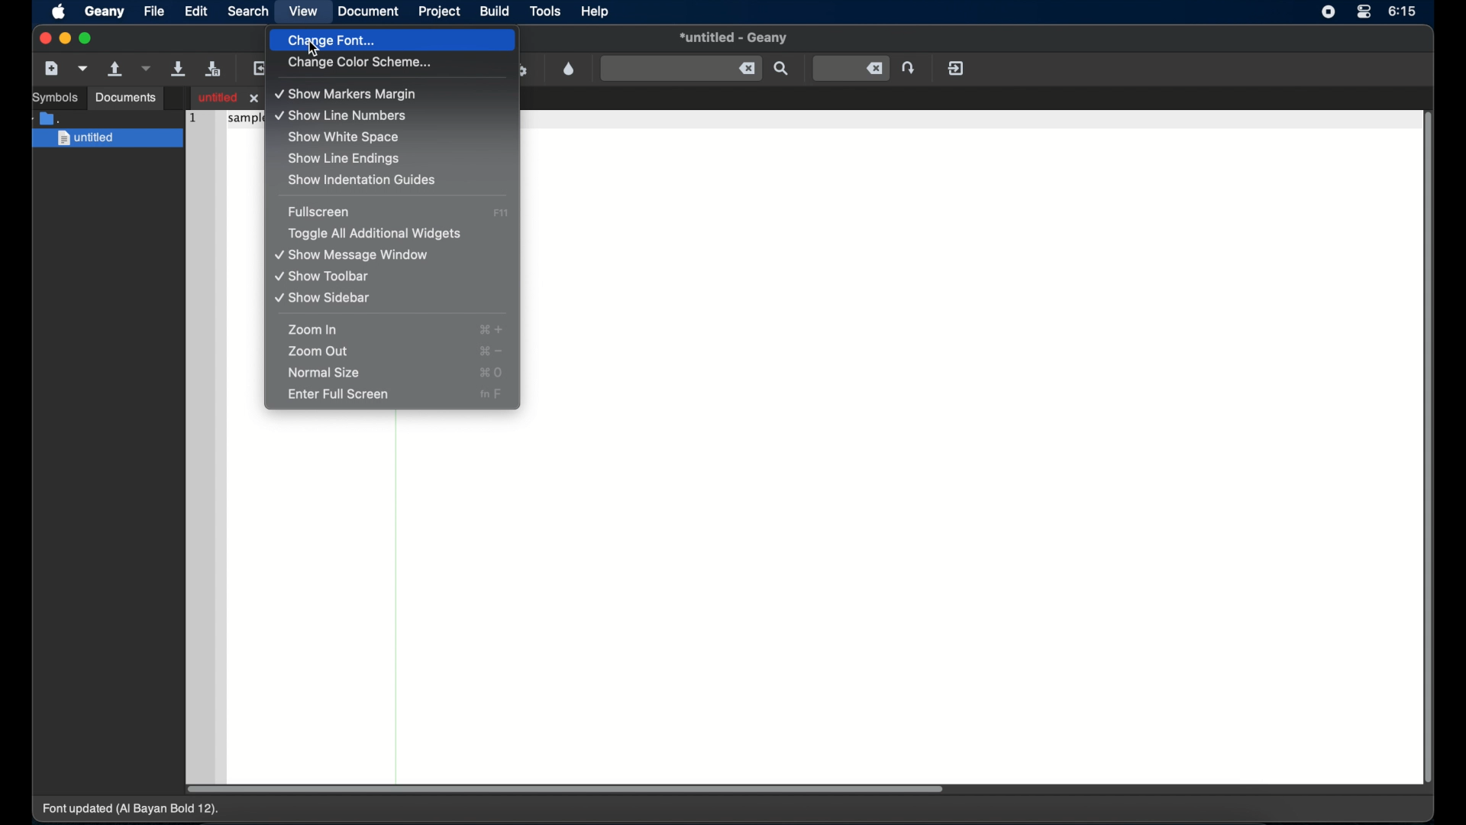  I want to click on open a color chooser dialogue, so click(569, 68).